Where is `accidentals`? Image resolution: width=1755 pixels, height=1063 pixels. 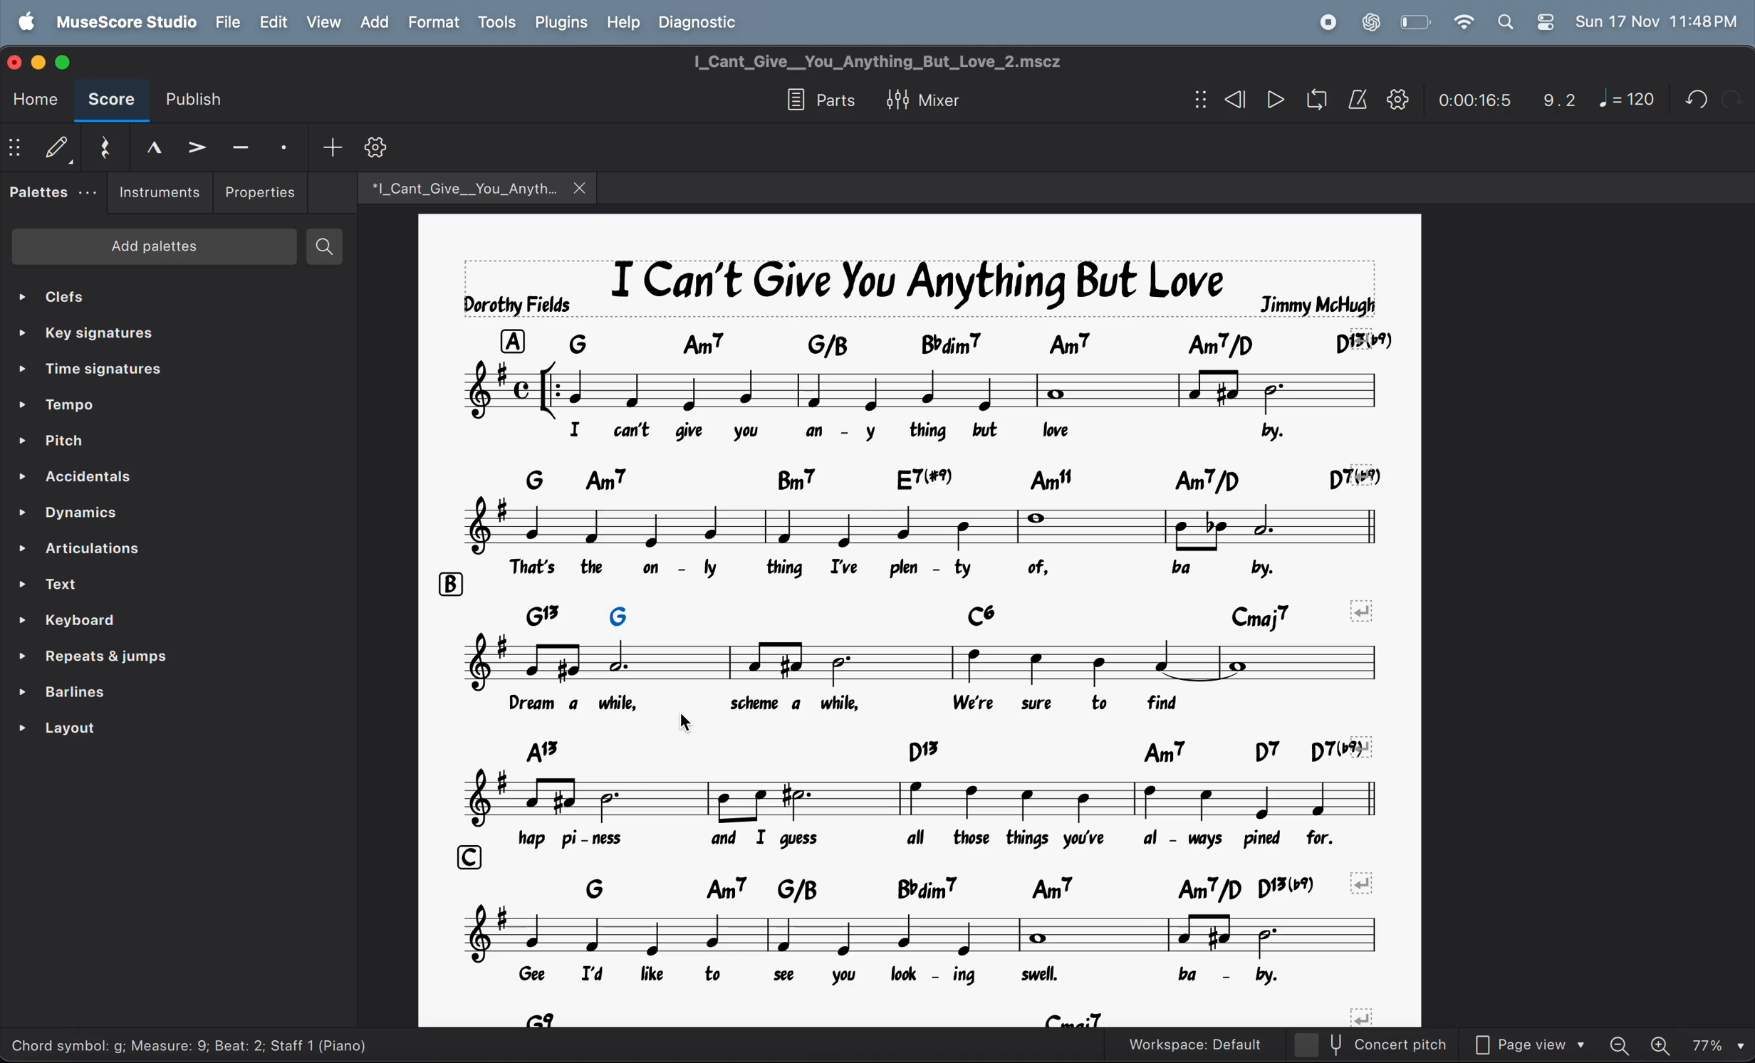
accidentals is located at coordinates (158, 479).